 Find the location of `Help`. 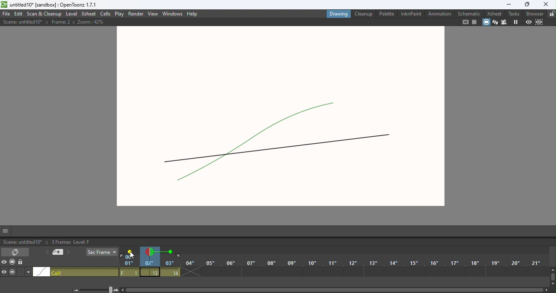

Help is located at coordinates (195, 13).